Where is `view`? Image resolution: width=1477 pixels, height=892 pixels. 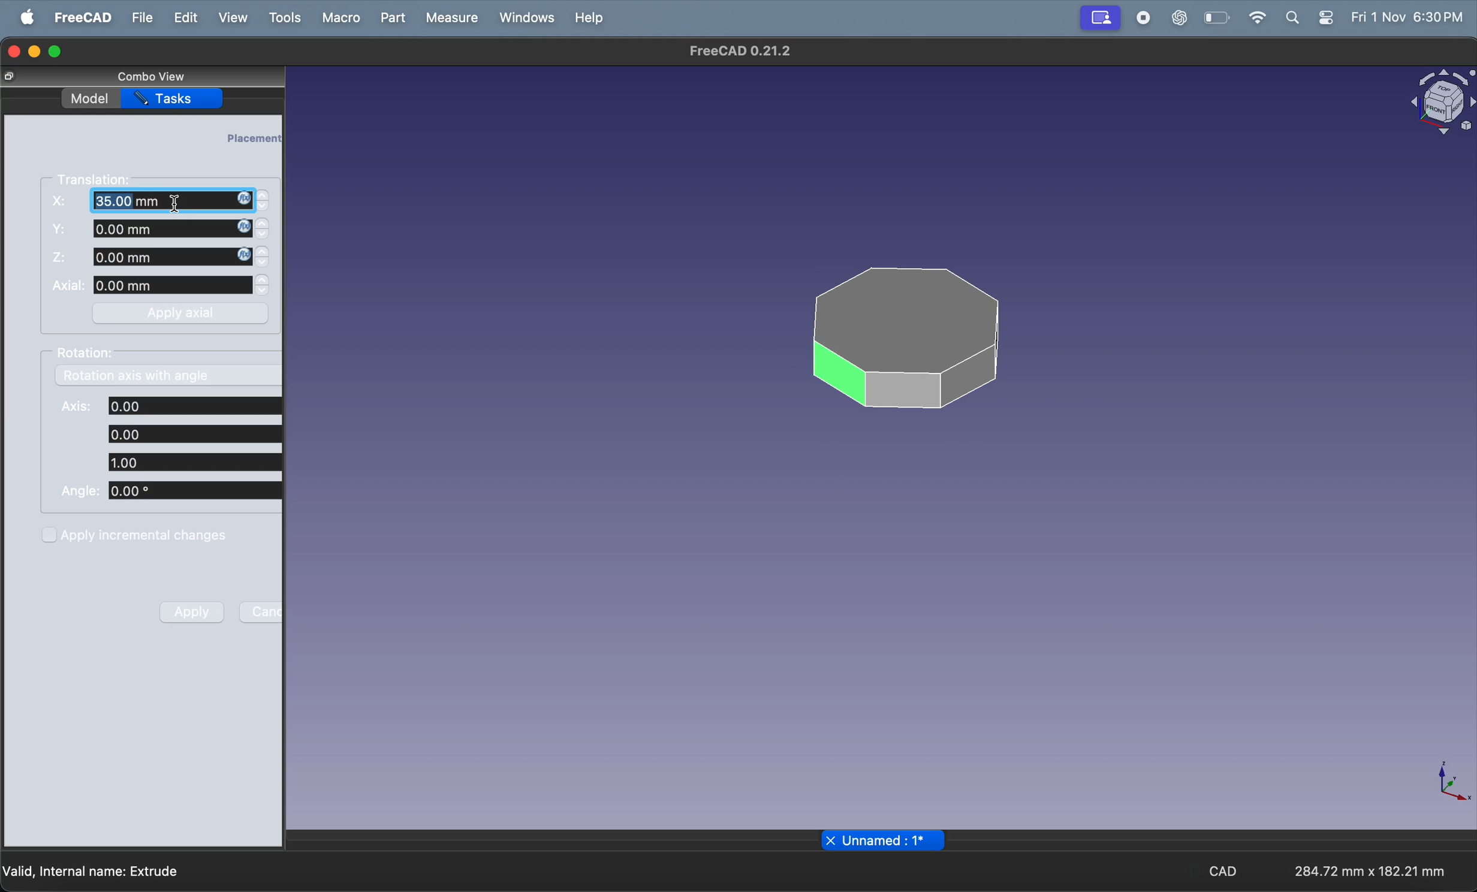 view is located at coordinates (232, 19).